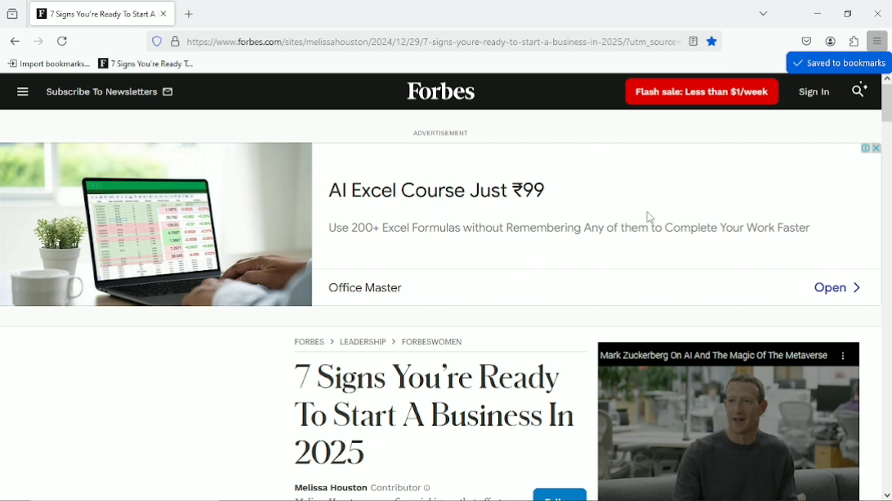 The image size is (892, 501). I want to click on minimize, so click(817, 14).